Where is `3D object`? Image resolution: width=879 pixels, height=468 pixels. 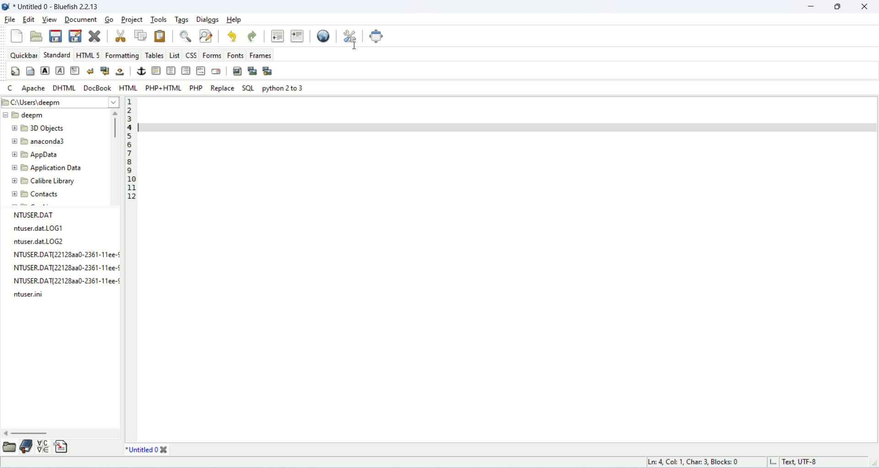
3D object is located at coordinates (38, 128).